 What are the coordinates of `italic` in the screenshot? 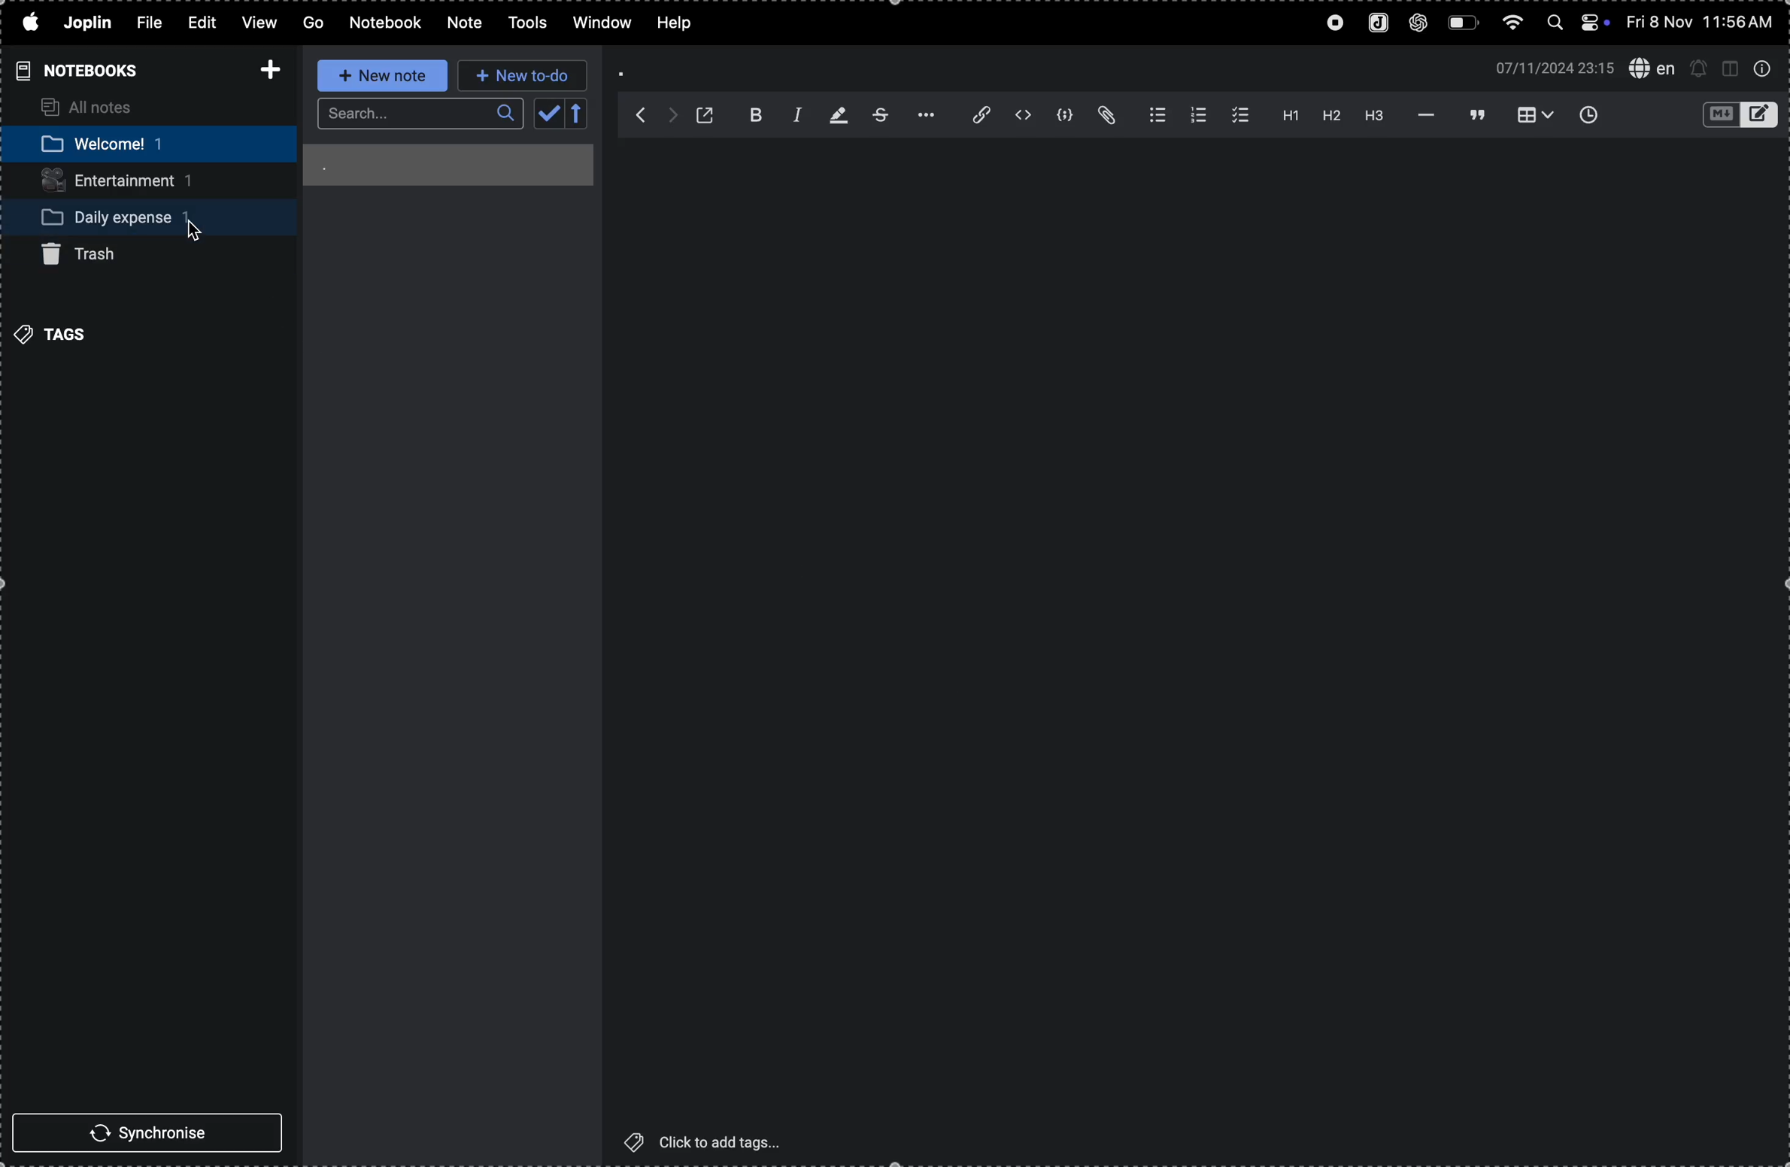 It's located at (793, 114).